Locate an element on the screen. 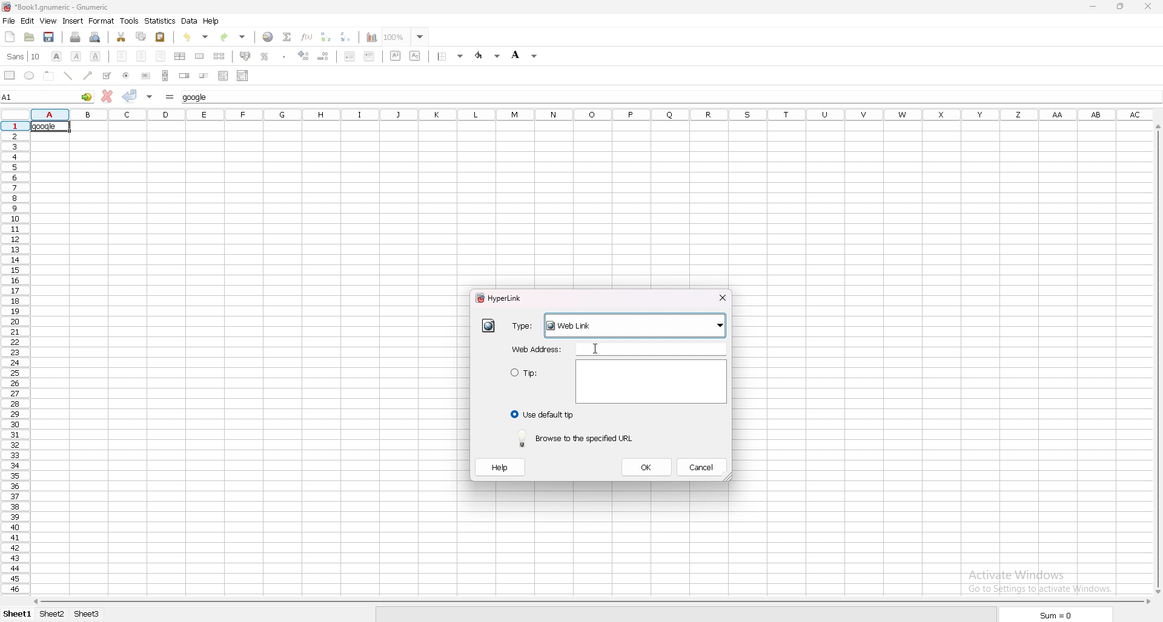 The height and width of the screenshot is (622, 1163). view is located at coordinates (48, 21).